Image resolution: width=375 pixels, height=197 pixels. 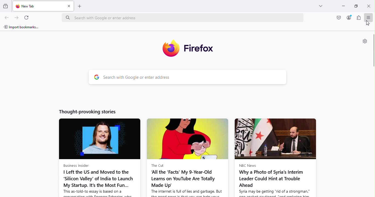 I want to click on vertical scrollbar, so click(x=373, y=51).